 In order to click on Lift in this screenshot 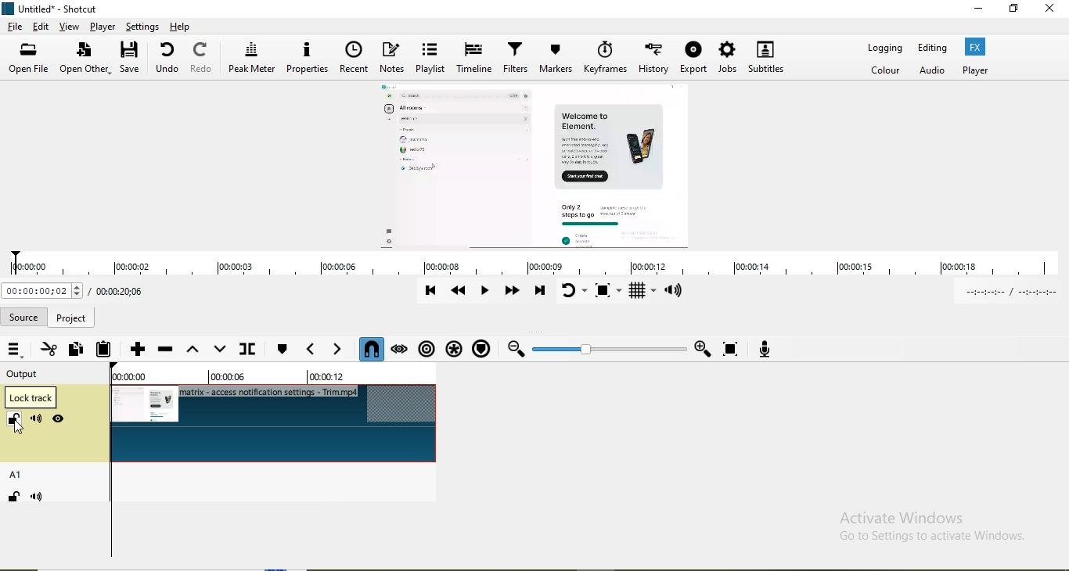, I will do `click(193, 351)`.